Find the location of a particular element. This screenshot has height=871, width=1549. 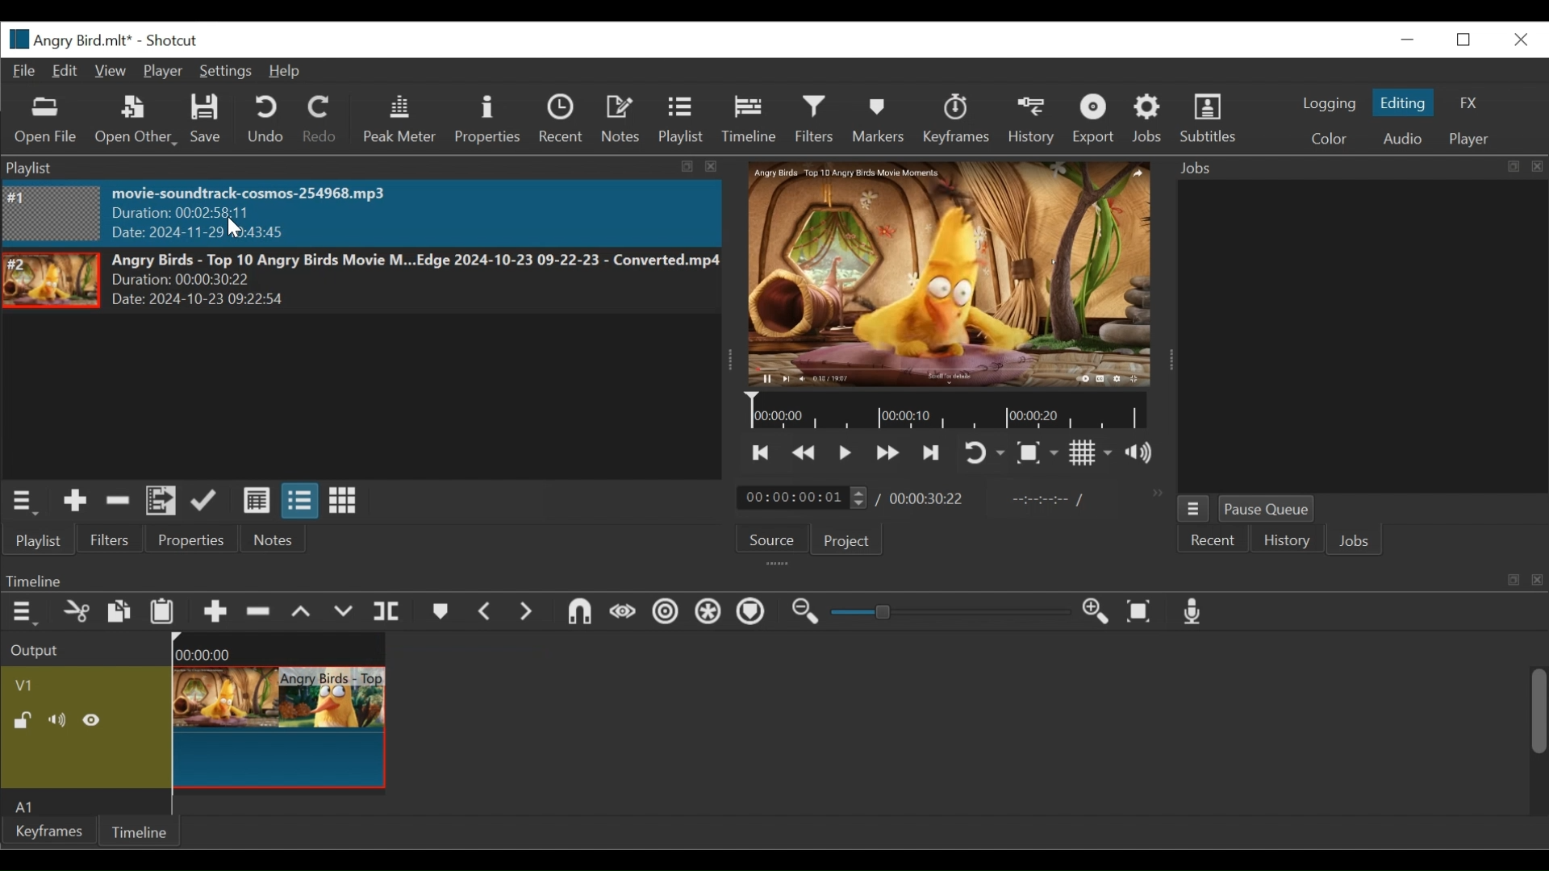

Timeline is located at coordinates (144, 831).